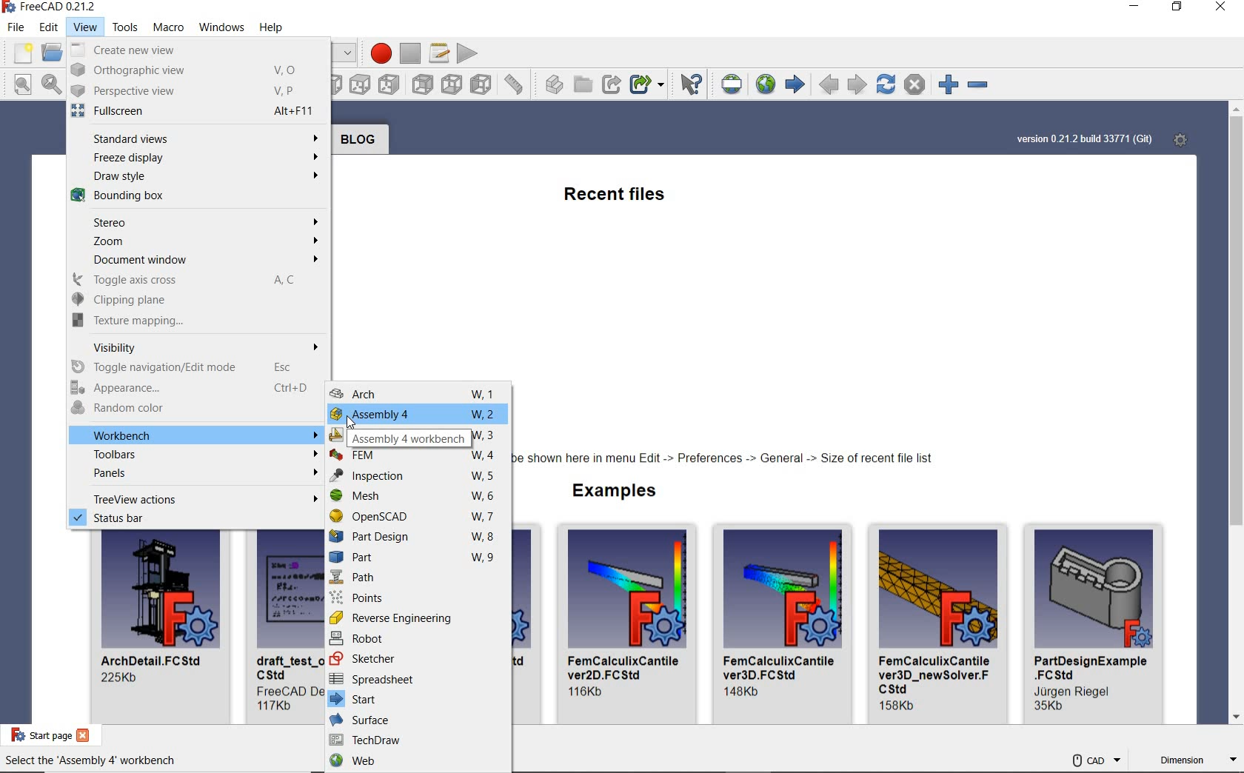 This screenshot has width=1244, height=773. I want to click on fit selection, so click(51, 84).